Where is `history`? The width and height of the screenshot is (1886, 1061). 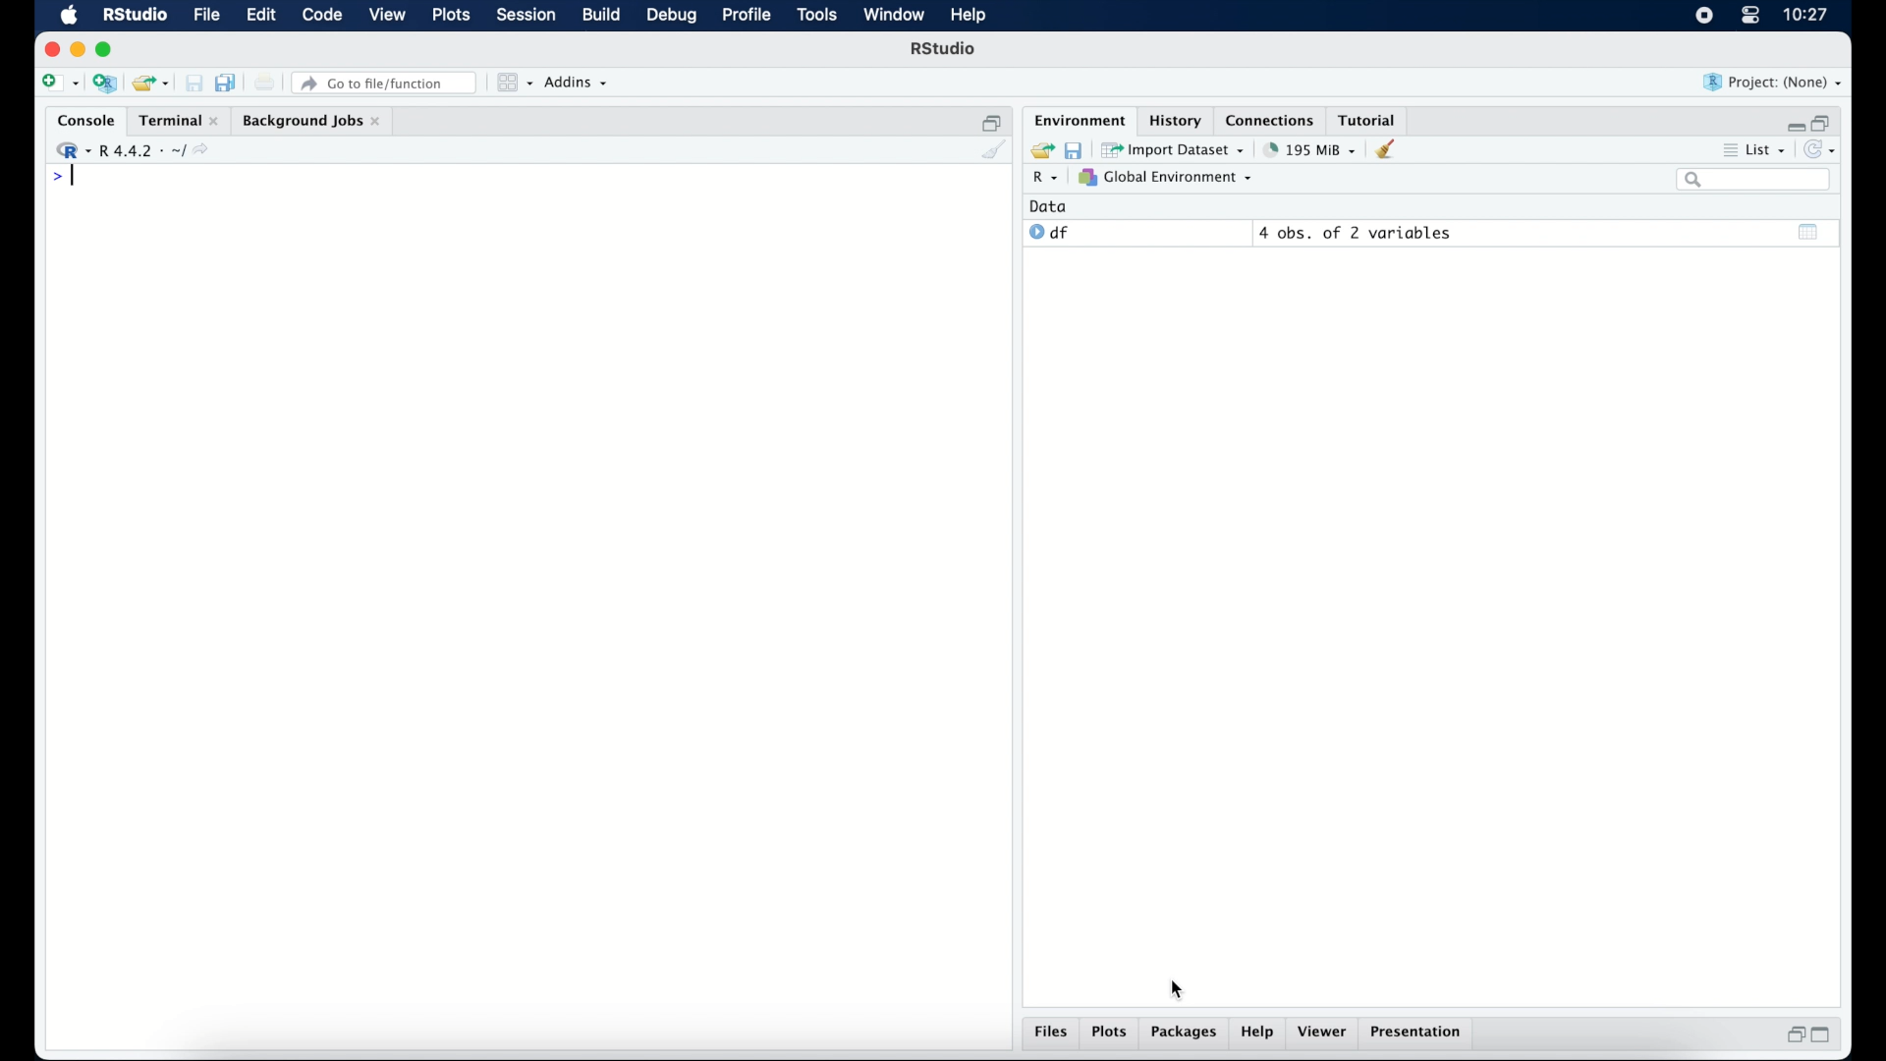
history is located at coordinates (1174, 119).